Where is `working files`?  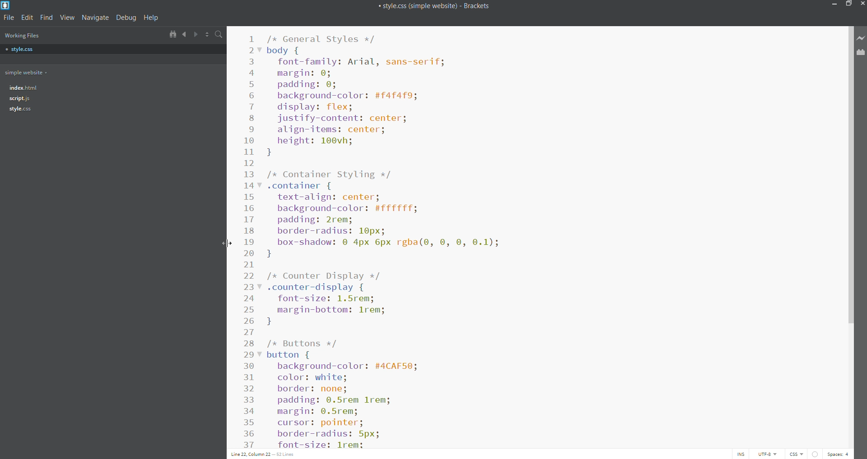
working files is located at coordinates (21, 35).